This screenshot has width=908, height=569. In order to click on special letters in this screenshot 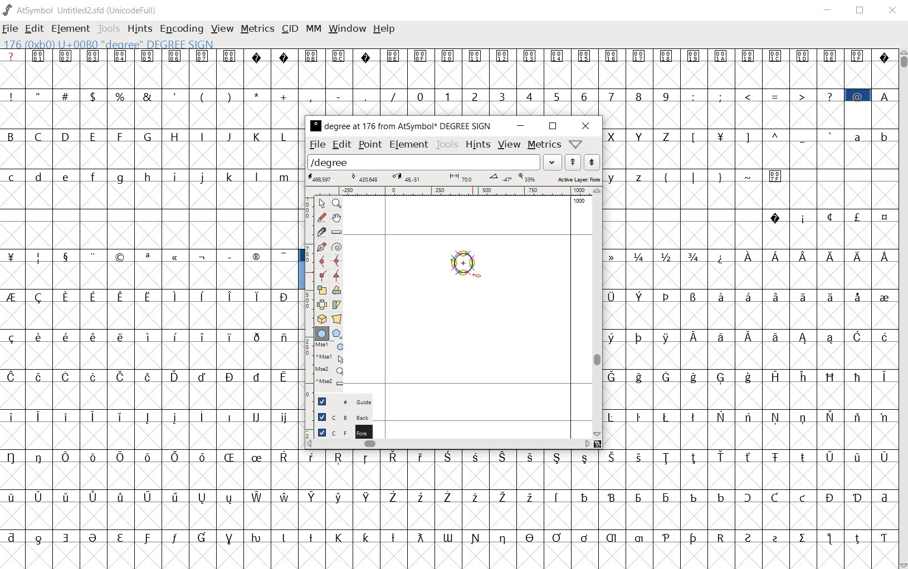, I will do `click(599, 458)`.